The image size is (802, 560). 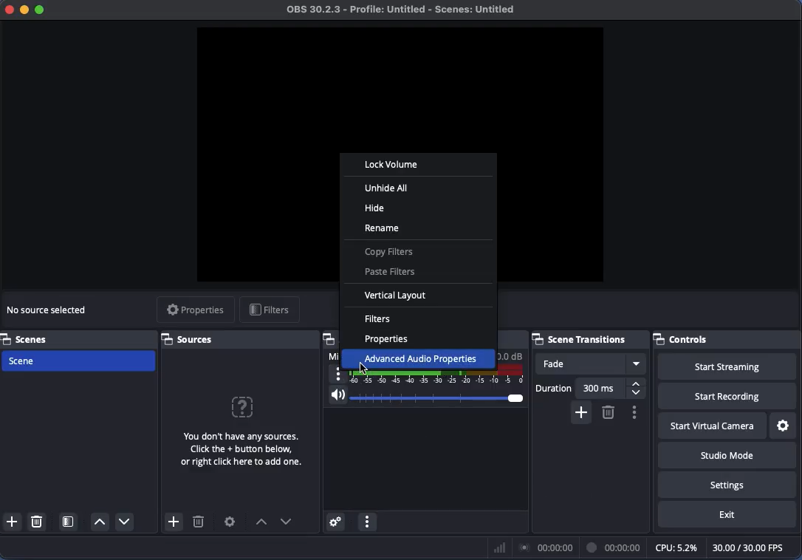 I want to click on Delete, so click(x=38, y=521).